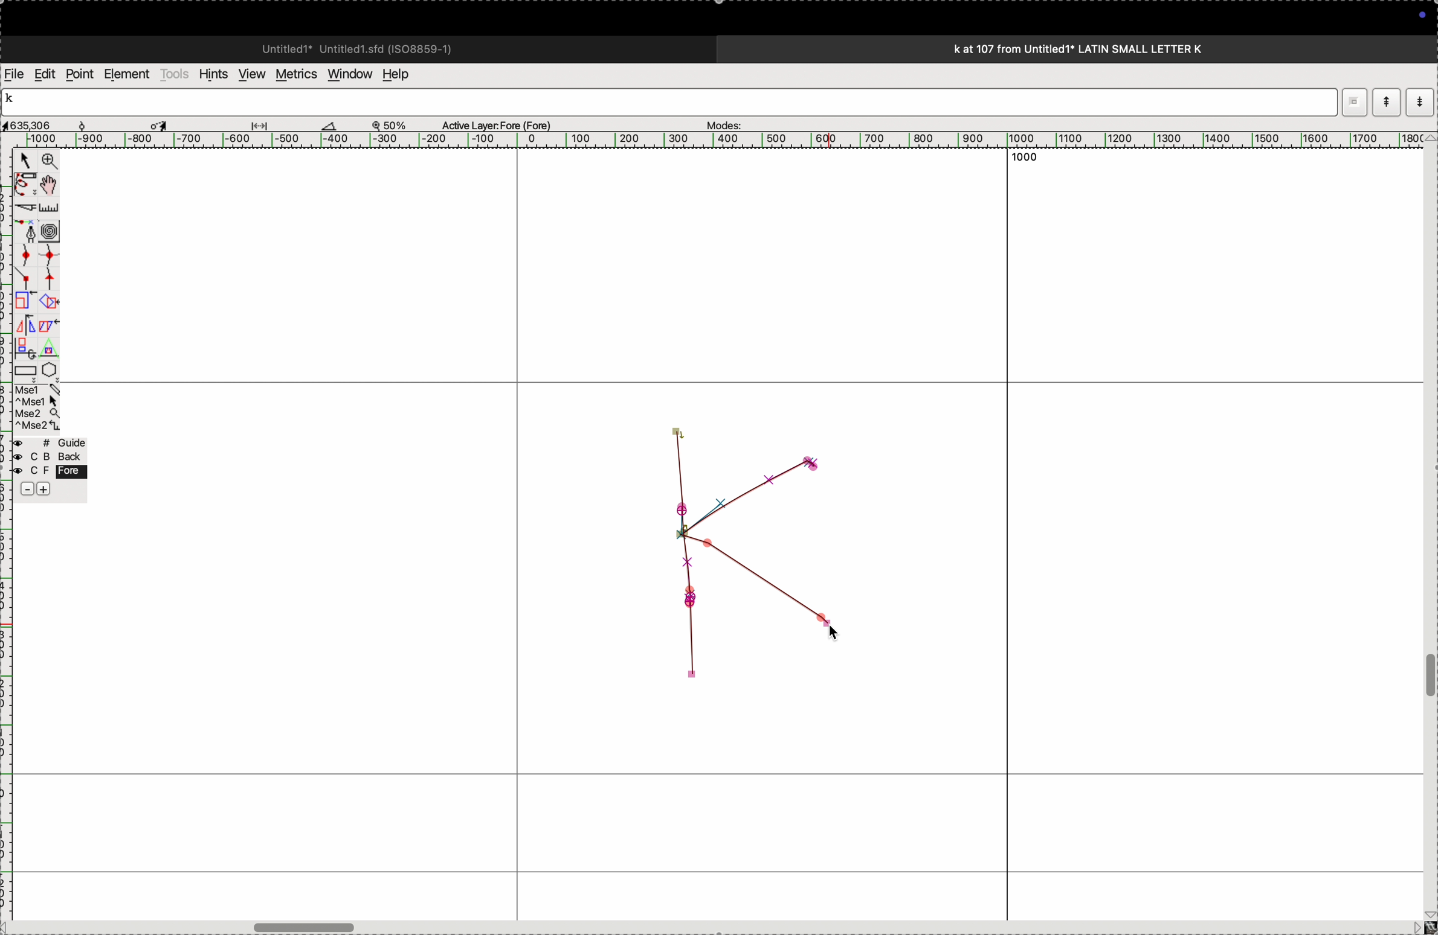 Image resolution: width=1438 pixels, height=935 pixels. What do you see at coordinates (61, 229) in the screenshot?
I see `cirlcels` at bounding box center [61, 229].